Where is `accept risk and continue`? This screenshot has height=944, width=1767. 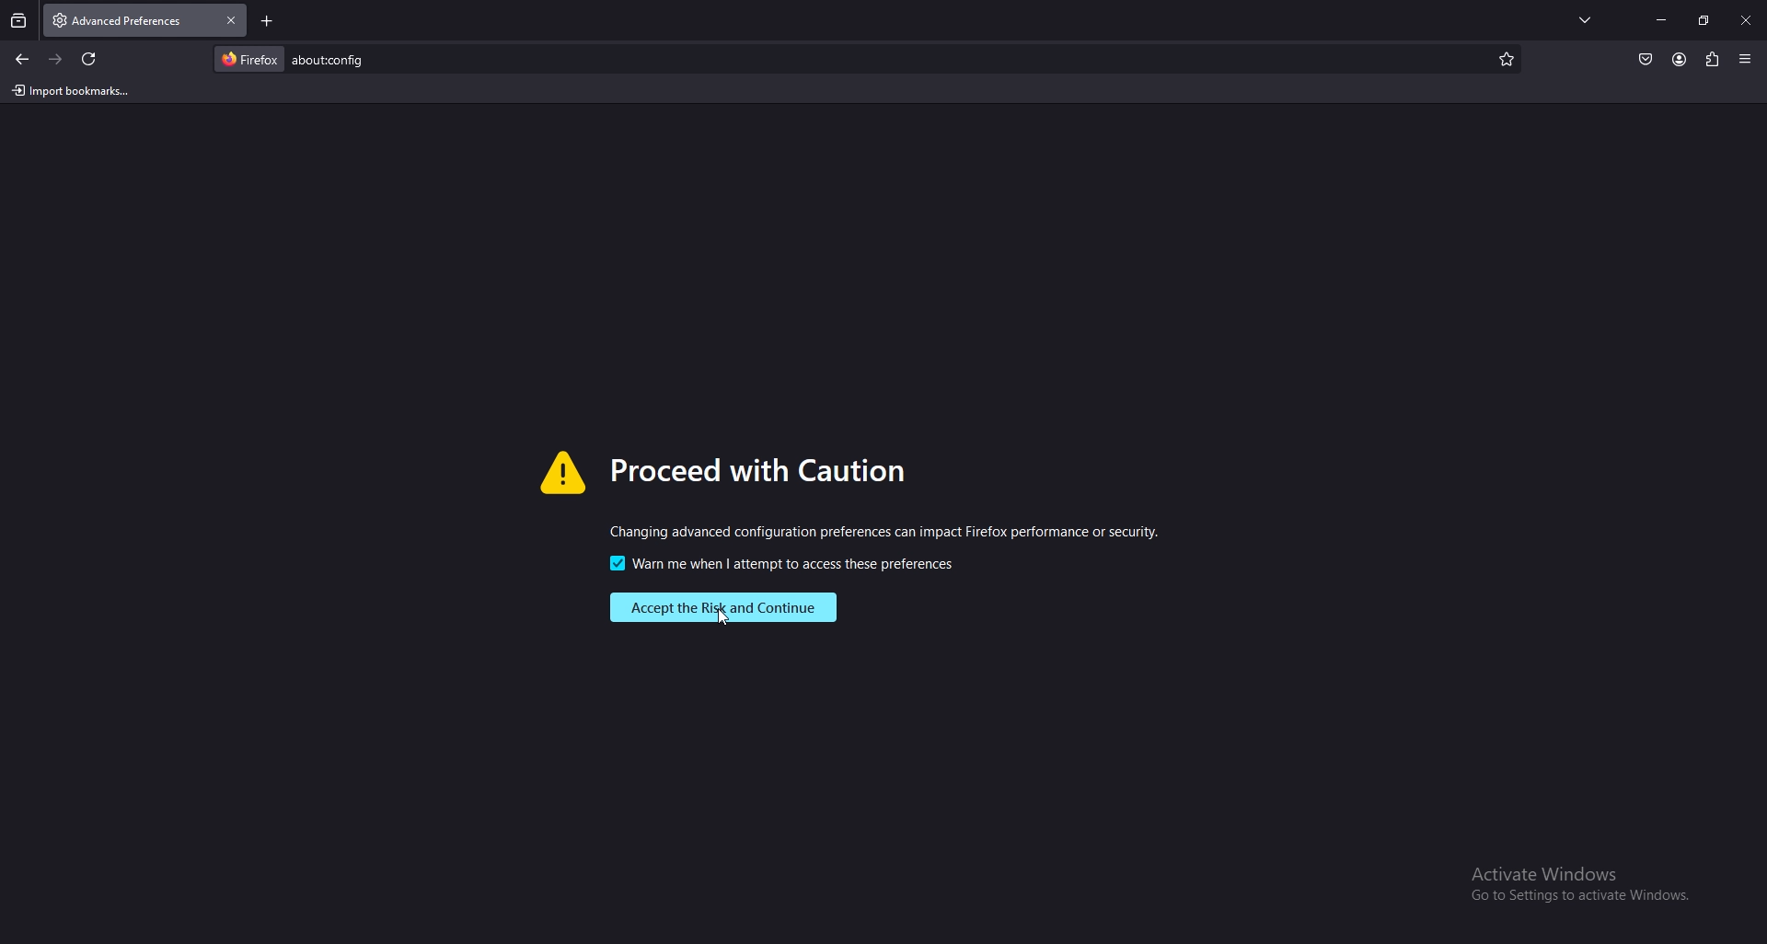 accept risk and continue is located at coordinates (724, 607).